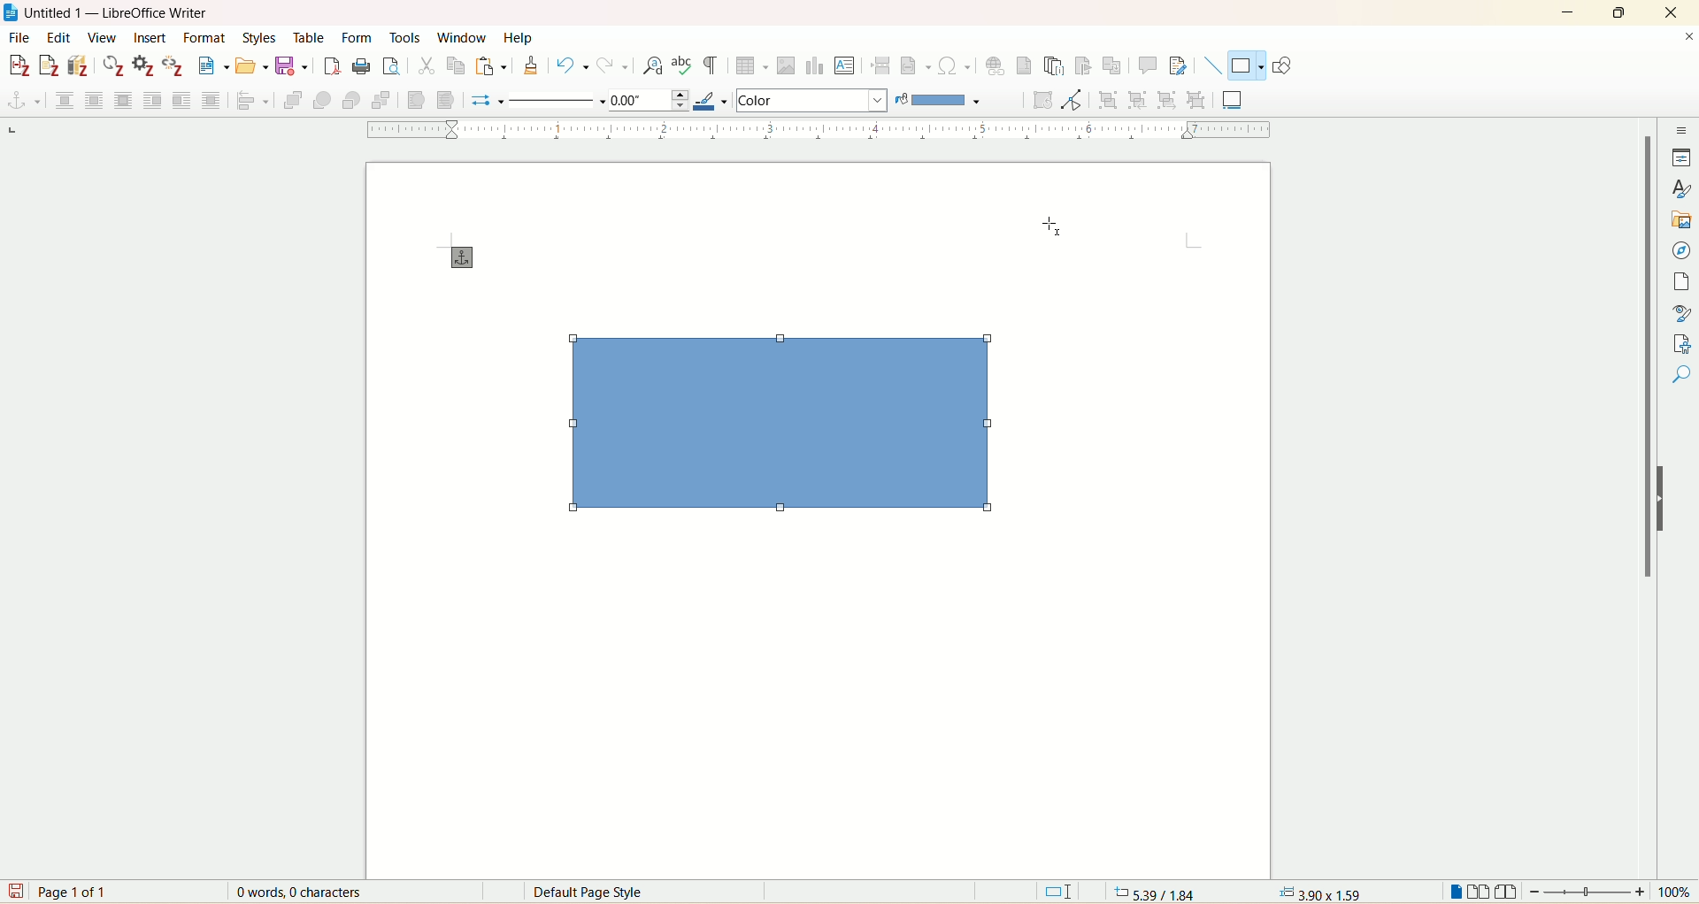  What do you see at coordinates (17, 66) in the screenshot?
I see `add citation` at bounding box center [17, 66].